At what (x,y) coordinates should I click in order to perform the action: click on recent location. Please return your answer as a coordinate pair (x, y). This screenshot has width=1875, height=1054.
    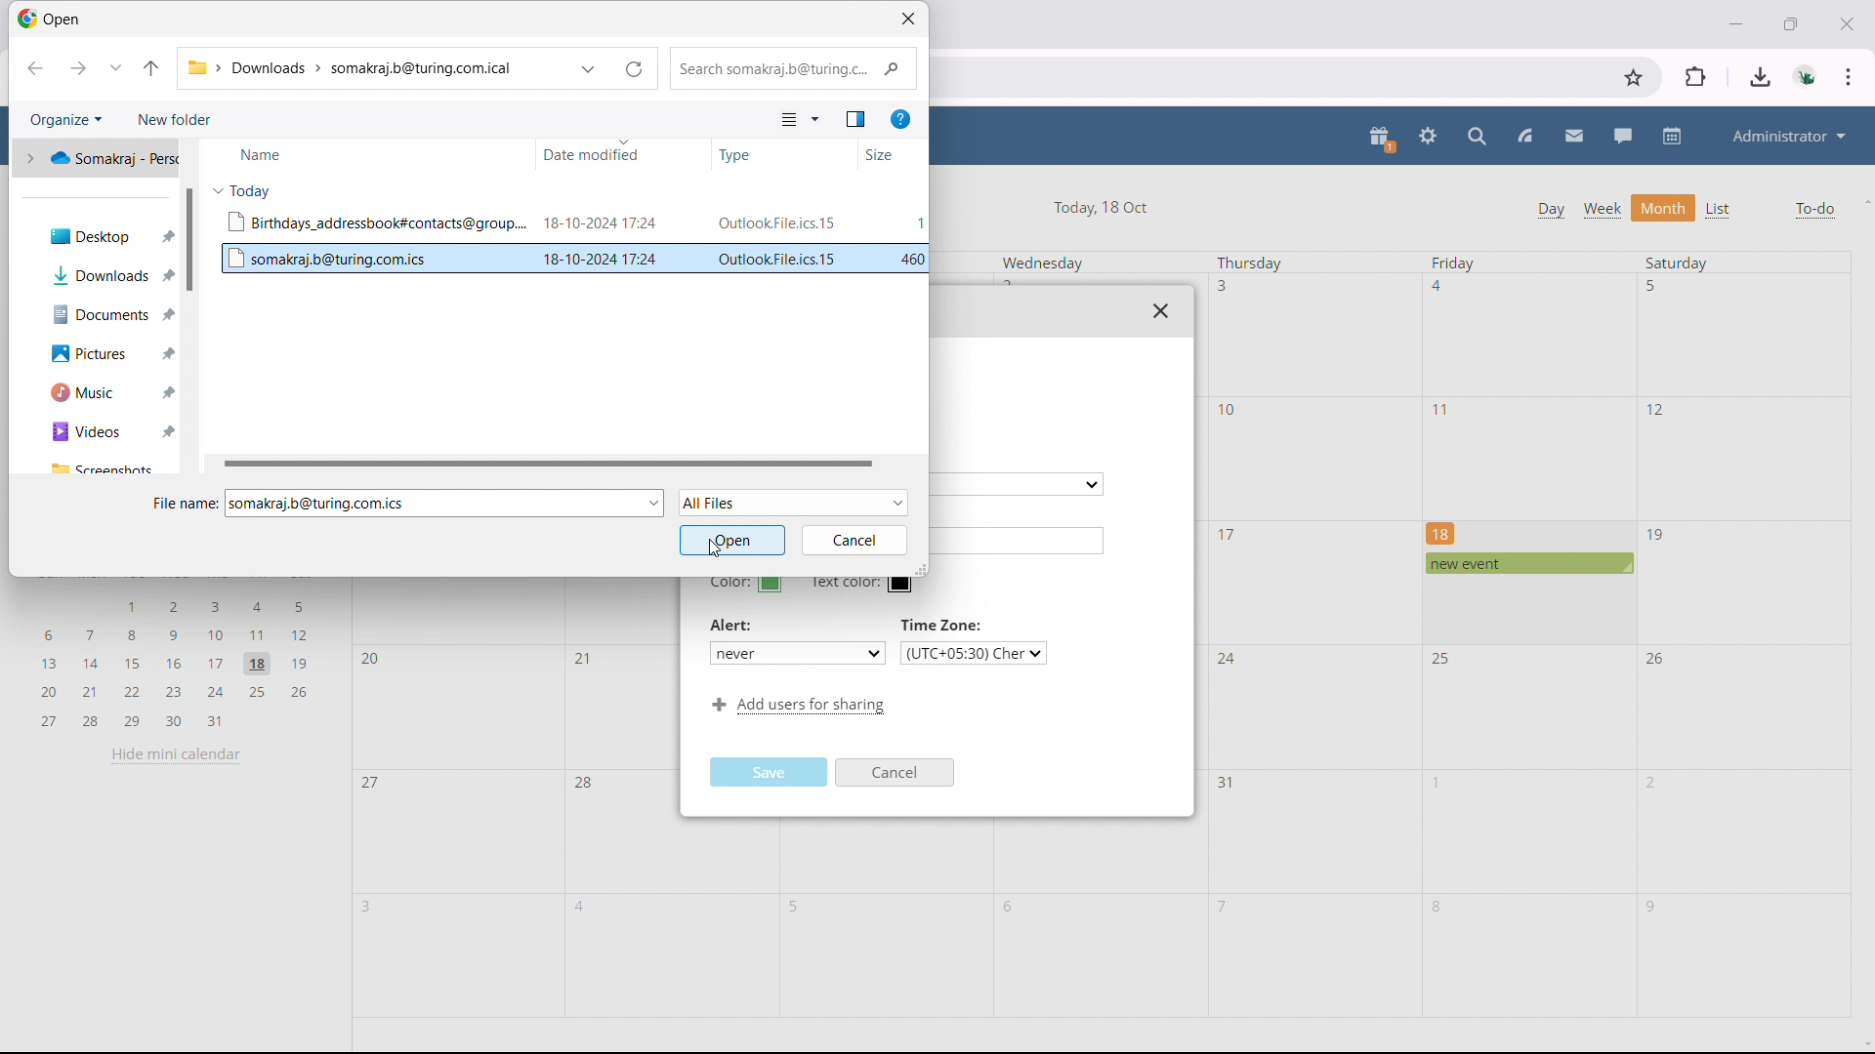
    Looking at the image, I should click on (116, 67).